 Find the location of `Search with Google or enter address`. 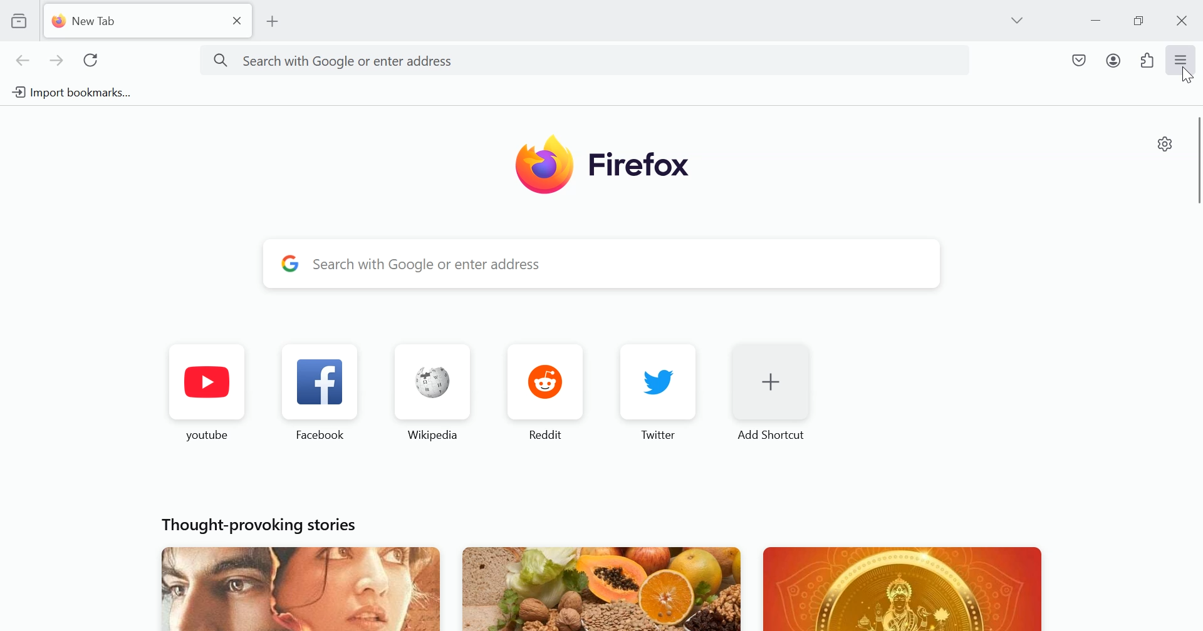

Search with Google or enter address is located at coordinates (590, 60).